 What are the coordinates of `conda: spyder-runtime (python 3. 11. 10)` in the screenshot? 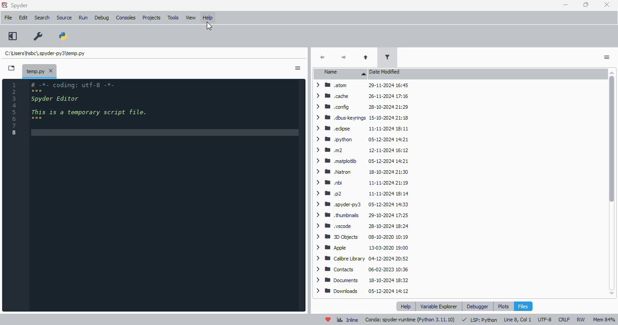 It's located at (410, 320).